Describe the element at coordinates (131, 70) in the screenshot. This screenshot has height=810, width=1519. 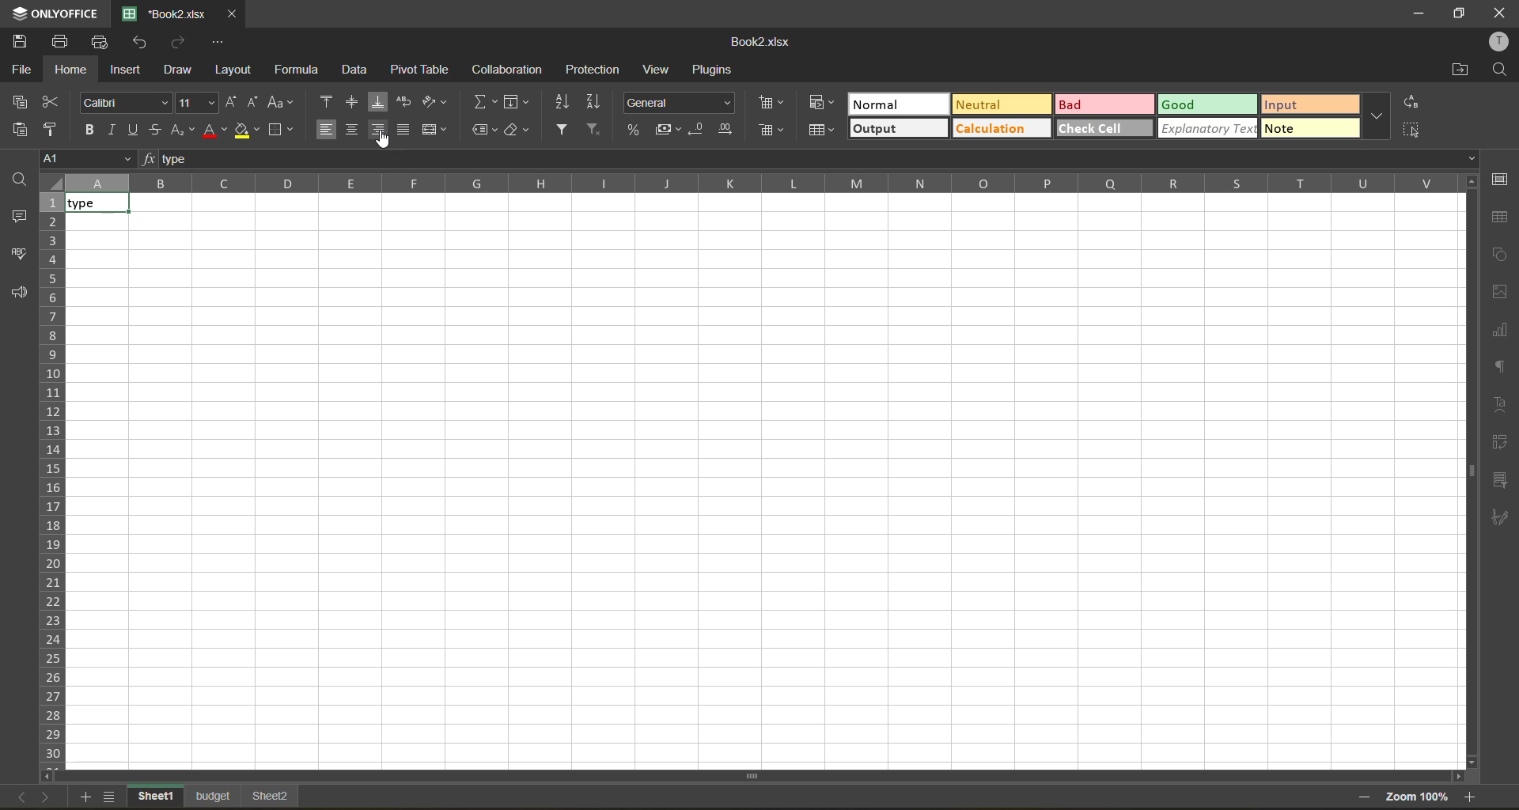
I see `insert` at that location.